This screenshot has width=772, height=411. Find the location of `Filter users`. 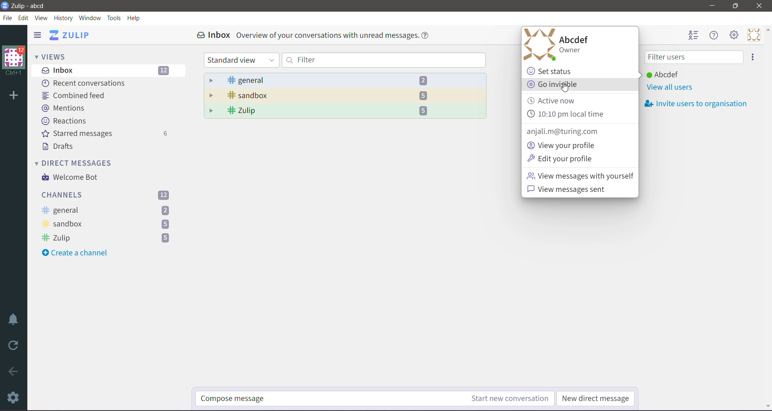

Filter users is located at coordinates (694, 57).